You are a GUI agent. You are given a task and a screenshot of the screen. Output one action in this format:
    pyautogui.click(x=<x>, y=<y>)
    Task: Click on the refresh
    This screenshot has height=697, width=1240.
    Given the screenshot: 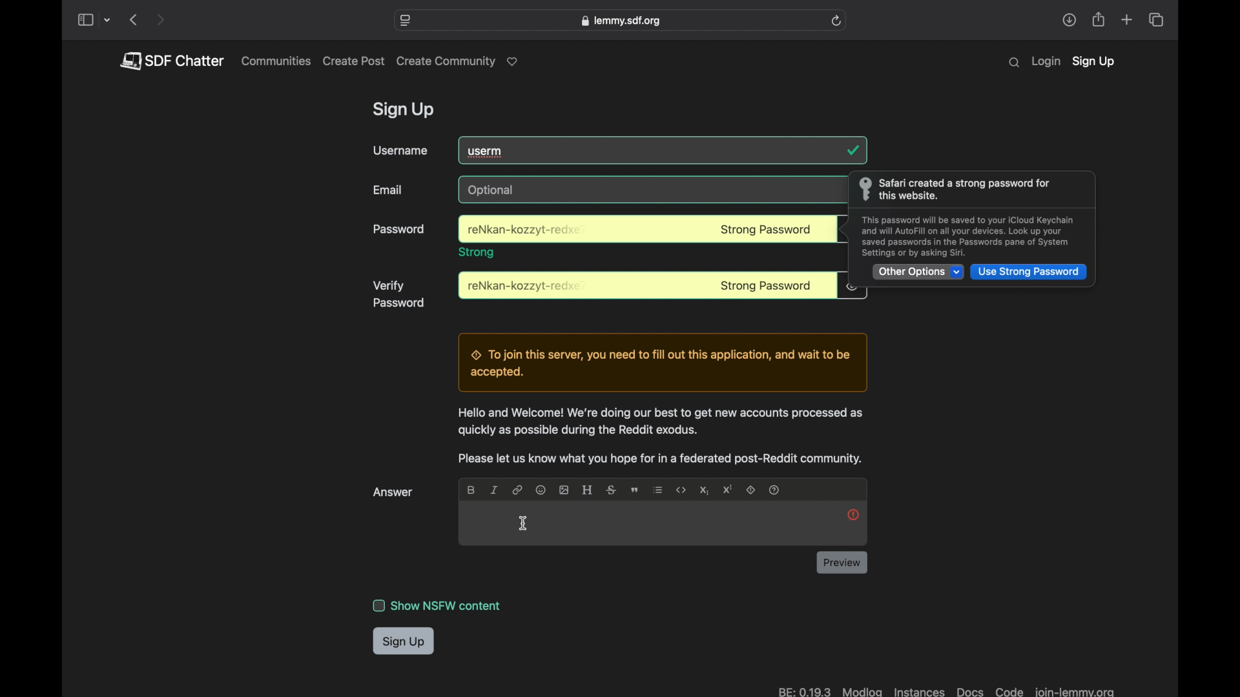 What is the action you would take?
    pyautogui.click(x=836, y=21)
    